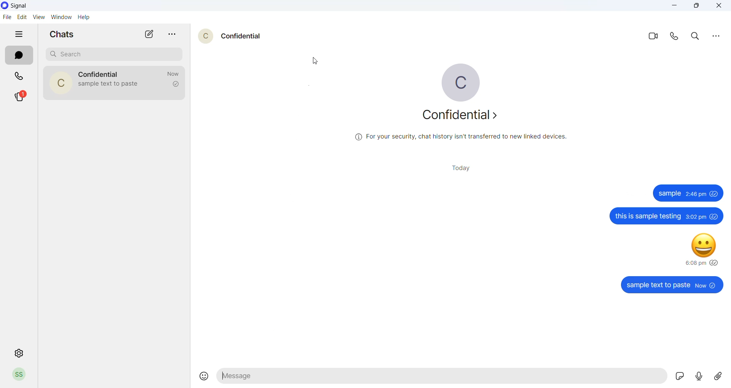  What do you see at coordinates (313, 61) in the screenshot?
I see `cursor` at bounding box center [313, 61].